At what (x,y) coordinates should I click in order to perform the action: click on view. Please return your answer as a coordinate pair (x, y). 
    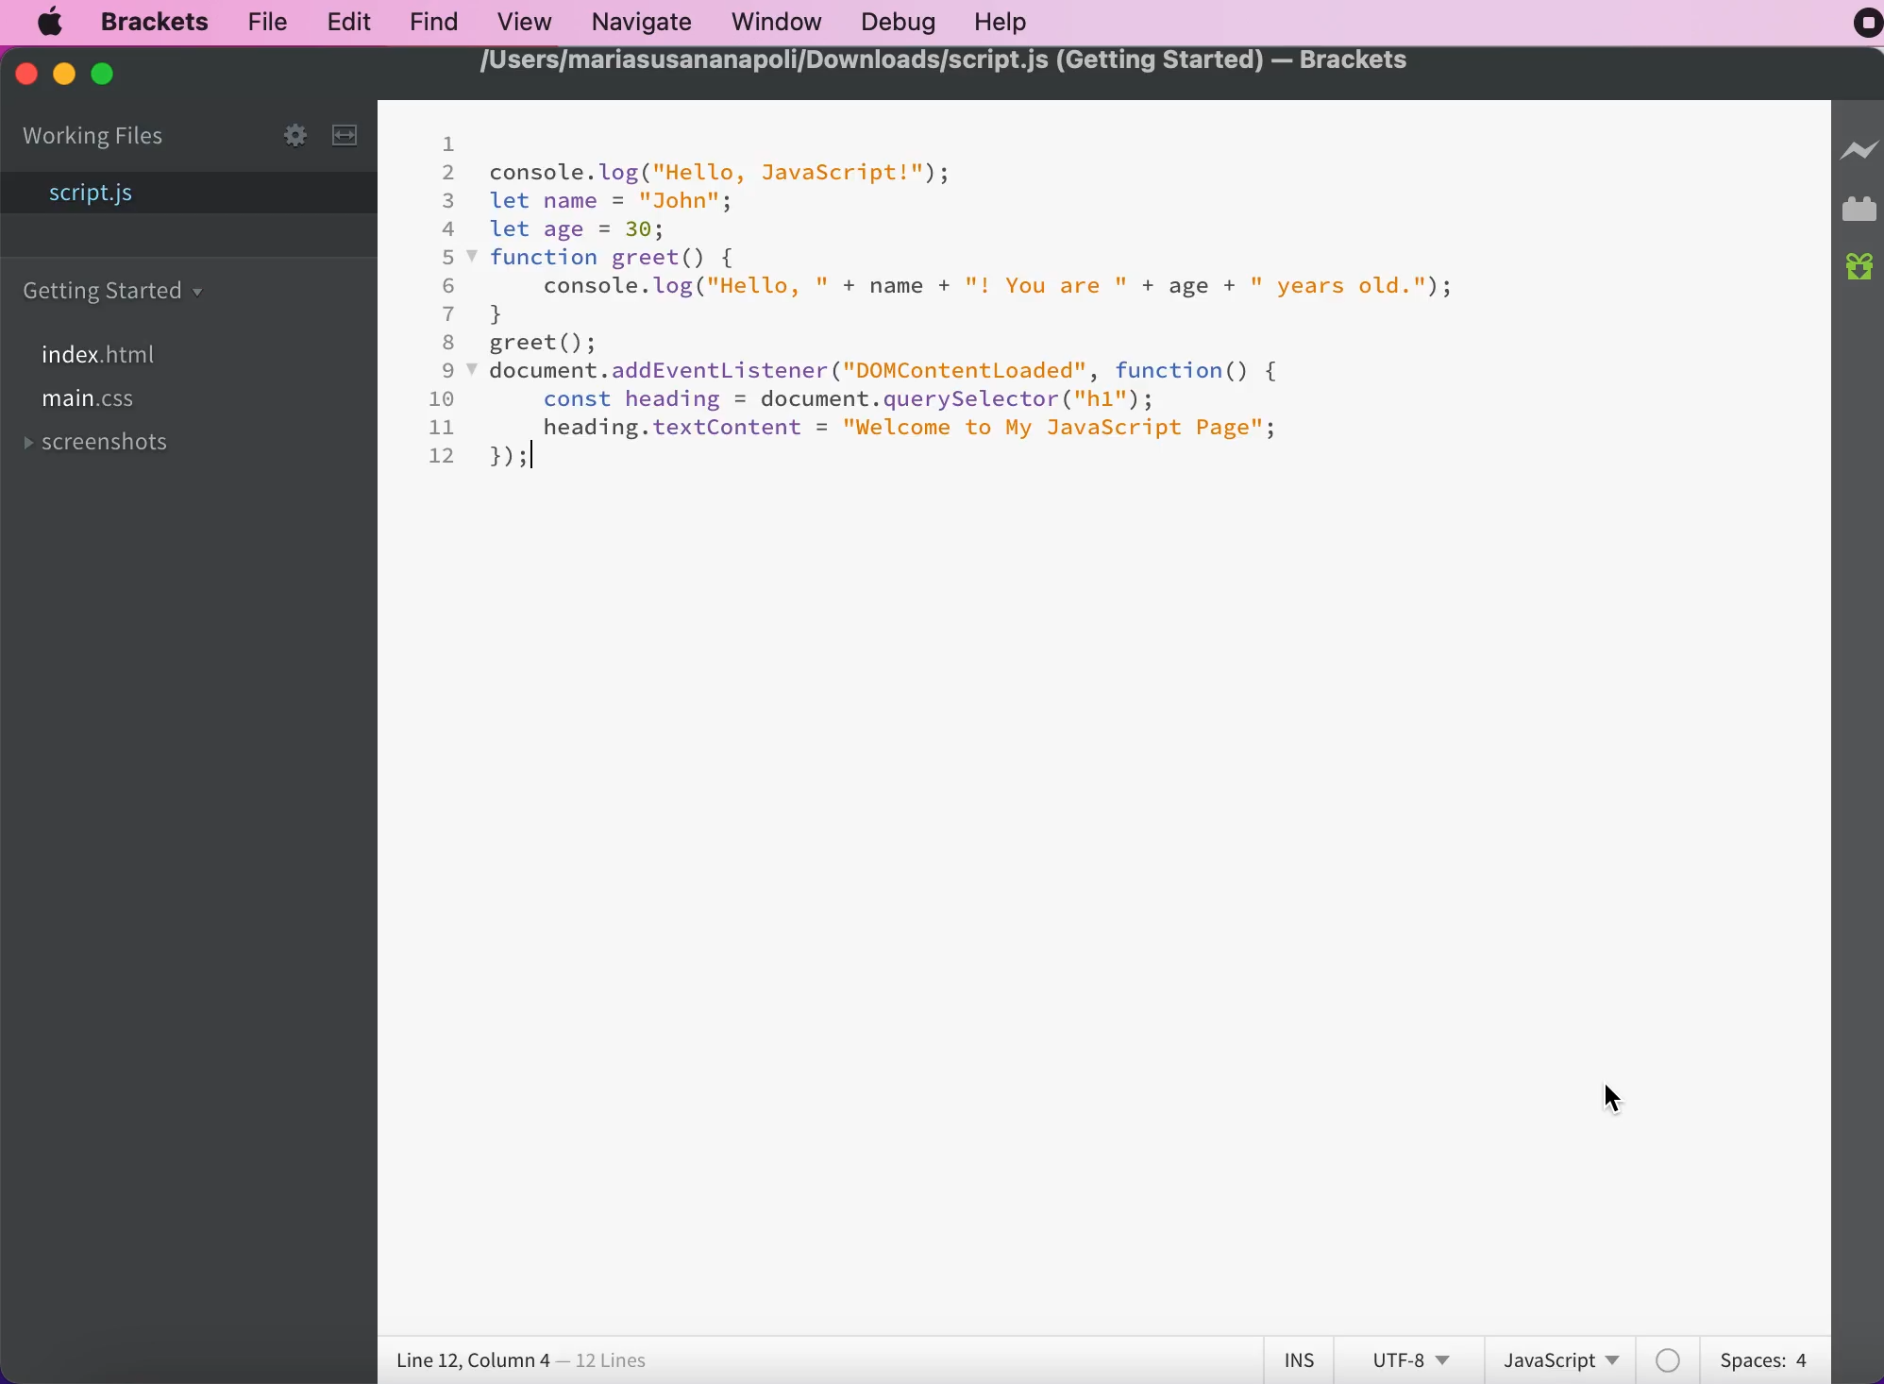
    Looking at the image, I should click on (520, 20).